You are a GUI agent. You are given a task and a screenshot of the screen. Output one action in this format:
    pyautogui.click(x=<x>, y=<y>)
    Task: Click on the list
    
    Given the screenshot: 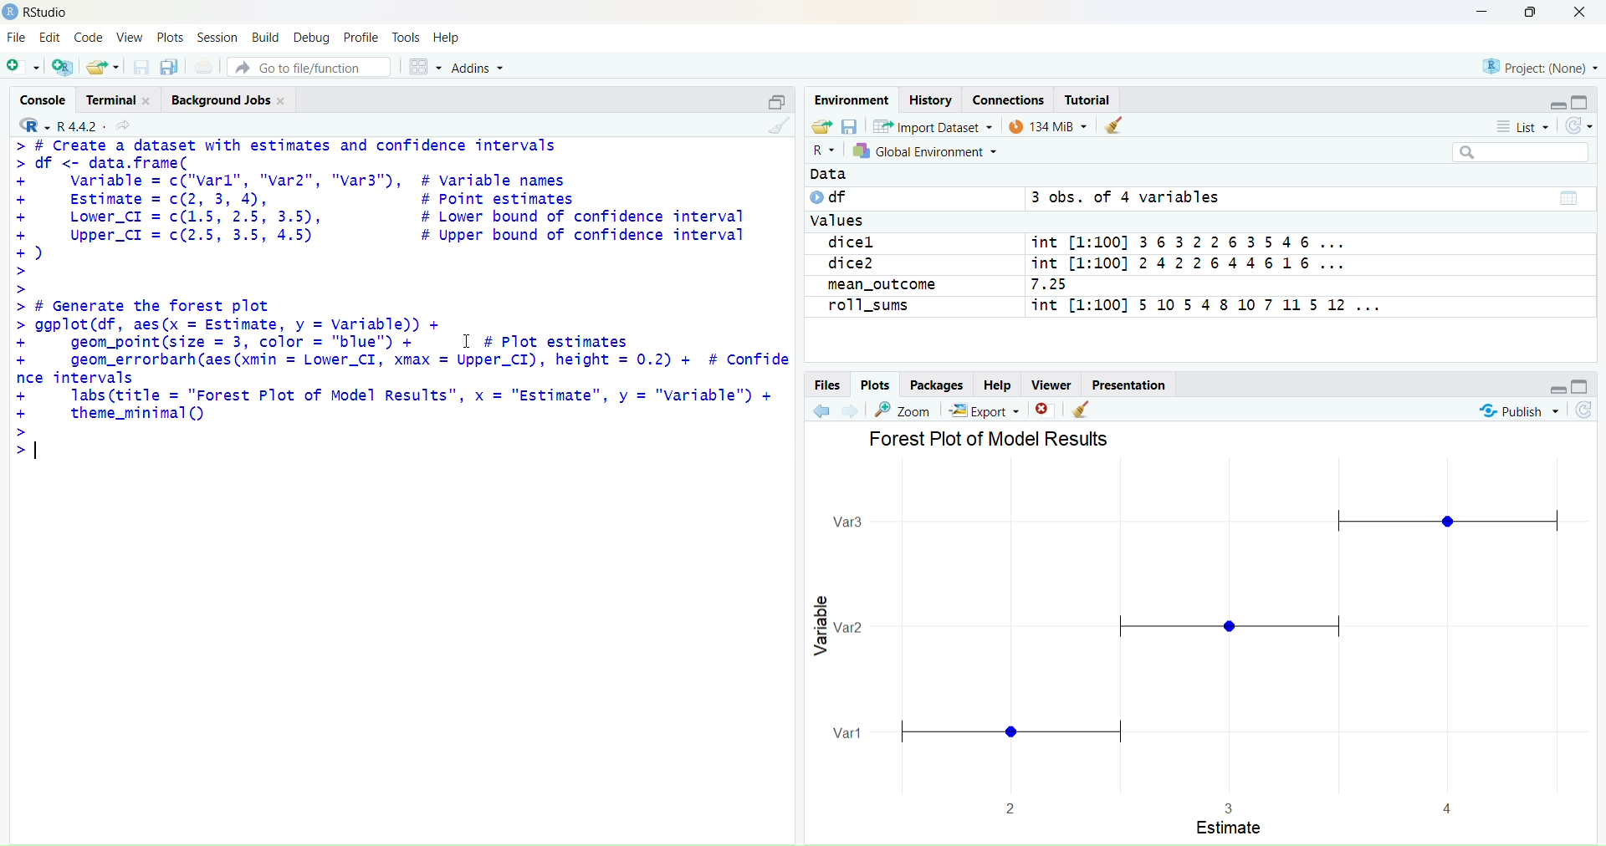 What is the action you would take?
    pyautogui.click(x=1523, y=125)
    